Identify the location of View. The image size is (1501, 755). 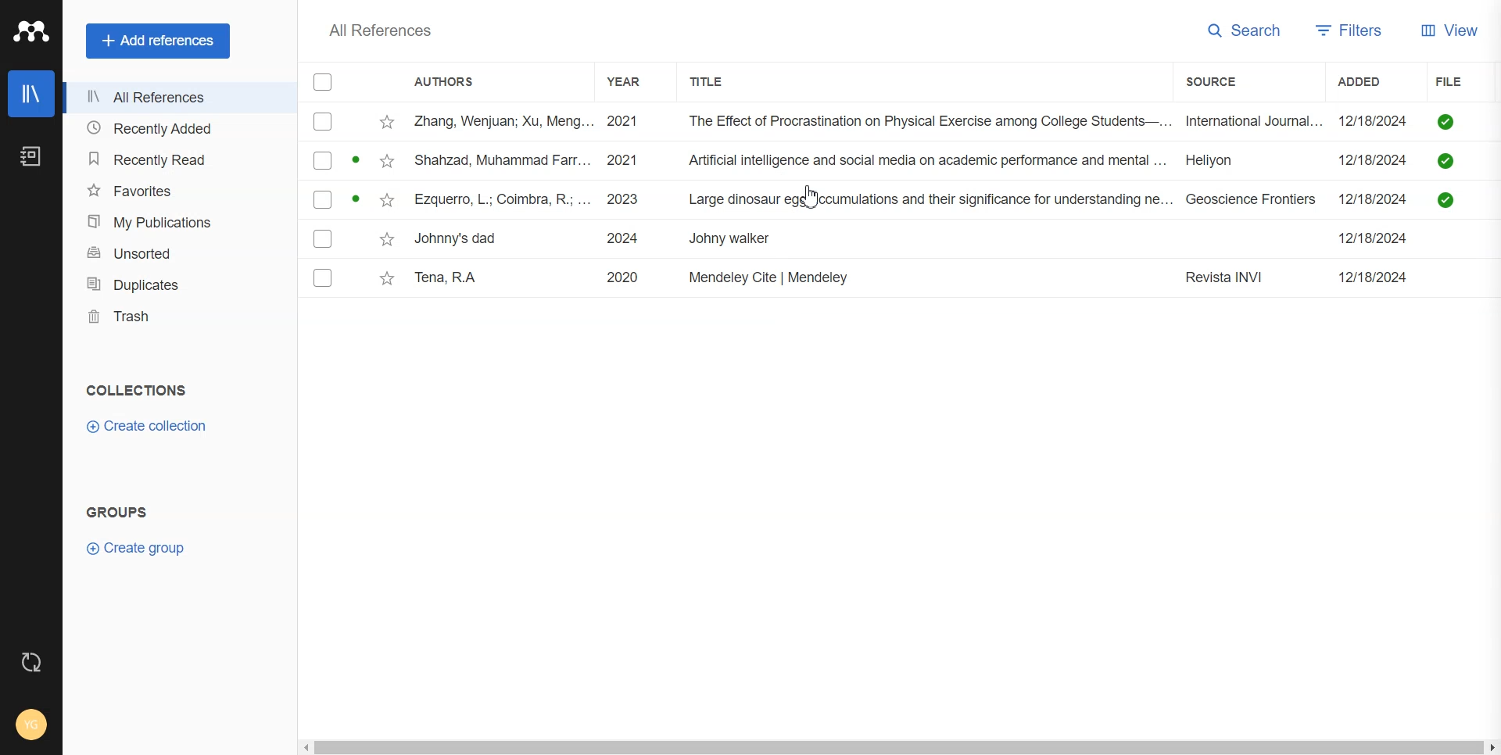
(1449, 30).